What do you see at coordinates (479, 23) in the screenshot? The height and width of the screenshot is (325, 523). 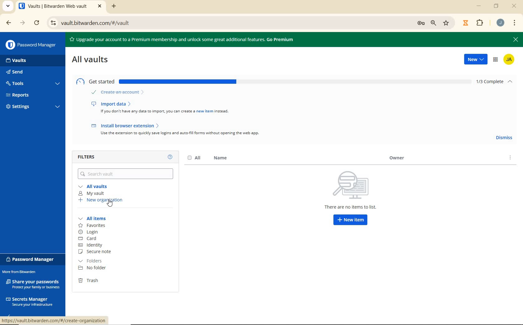 I see `extensions` at bounding box center [479, 23].